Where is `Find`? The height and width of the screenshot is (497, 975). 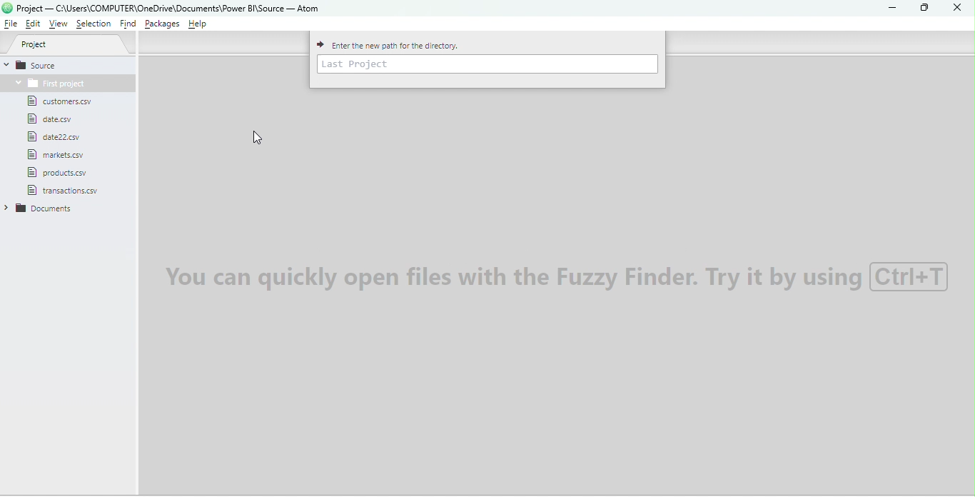
Find is located at coordinates (128, 25).